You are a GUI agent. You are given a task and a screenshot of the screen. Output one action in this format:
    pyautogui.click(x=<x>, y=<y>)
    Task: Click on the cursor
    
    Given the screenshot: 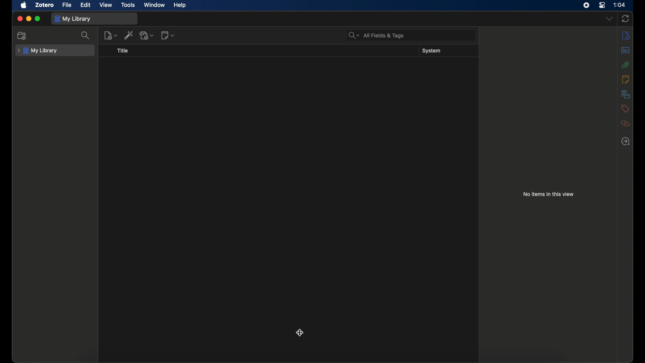 What is the action you would take?
    pyautogui.click(x=300, y=332)
    